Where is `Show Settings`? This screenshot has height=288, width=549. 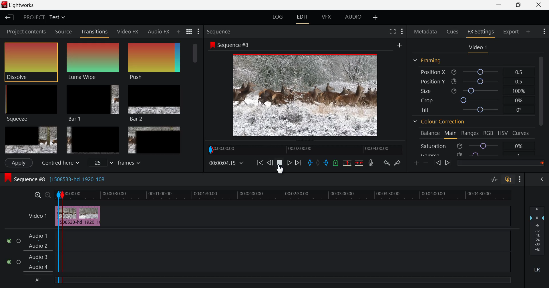 Show Settings is located at coordinates (199, 32).